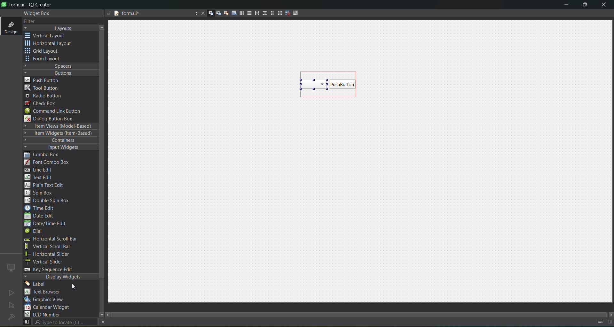  Describe the element at coordinates (46, 155) in the screenshot. I see `combo box` at that location.